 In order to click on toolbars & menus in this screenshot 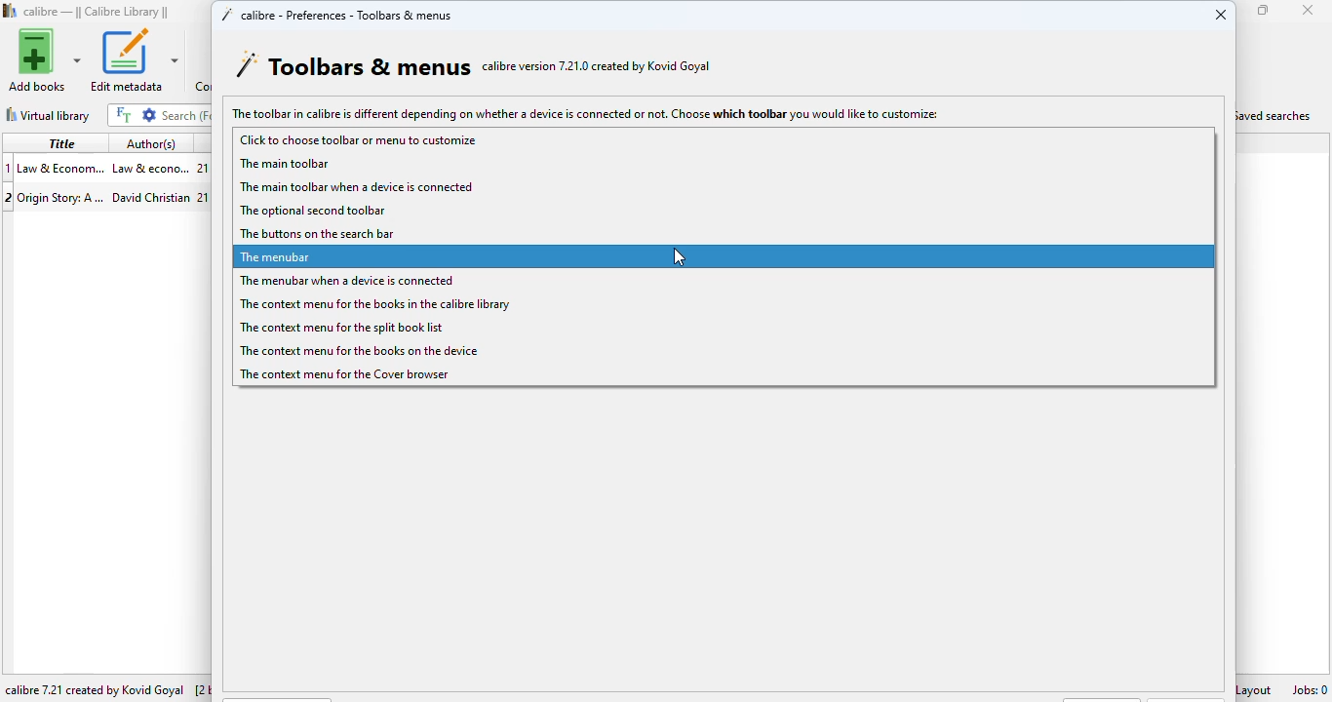, I will do `click(353, 65)`.